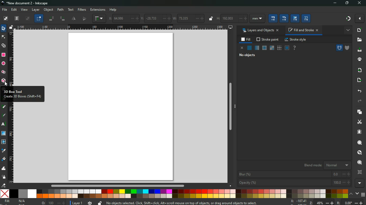 The image size is (366, 205). Describe the element at coordinates (4, 177) in the screenshot. I see `spray` at that location.